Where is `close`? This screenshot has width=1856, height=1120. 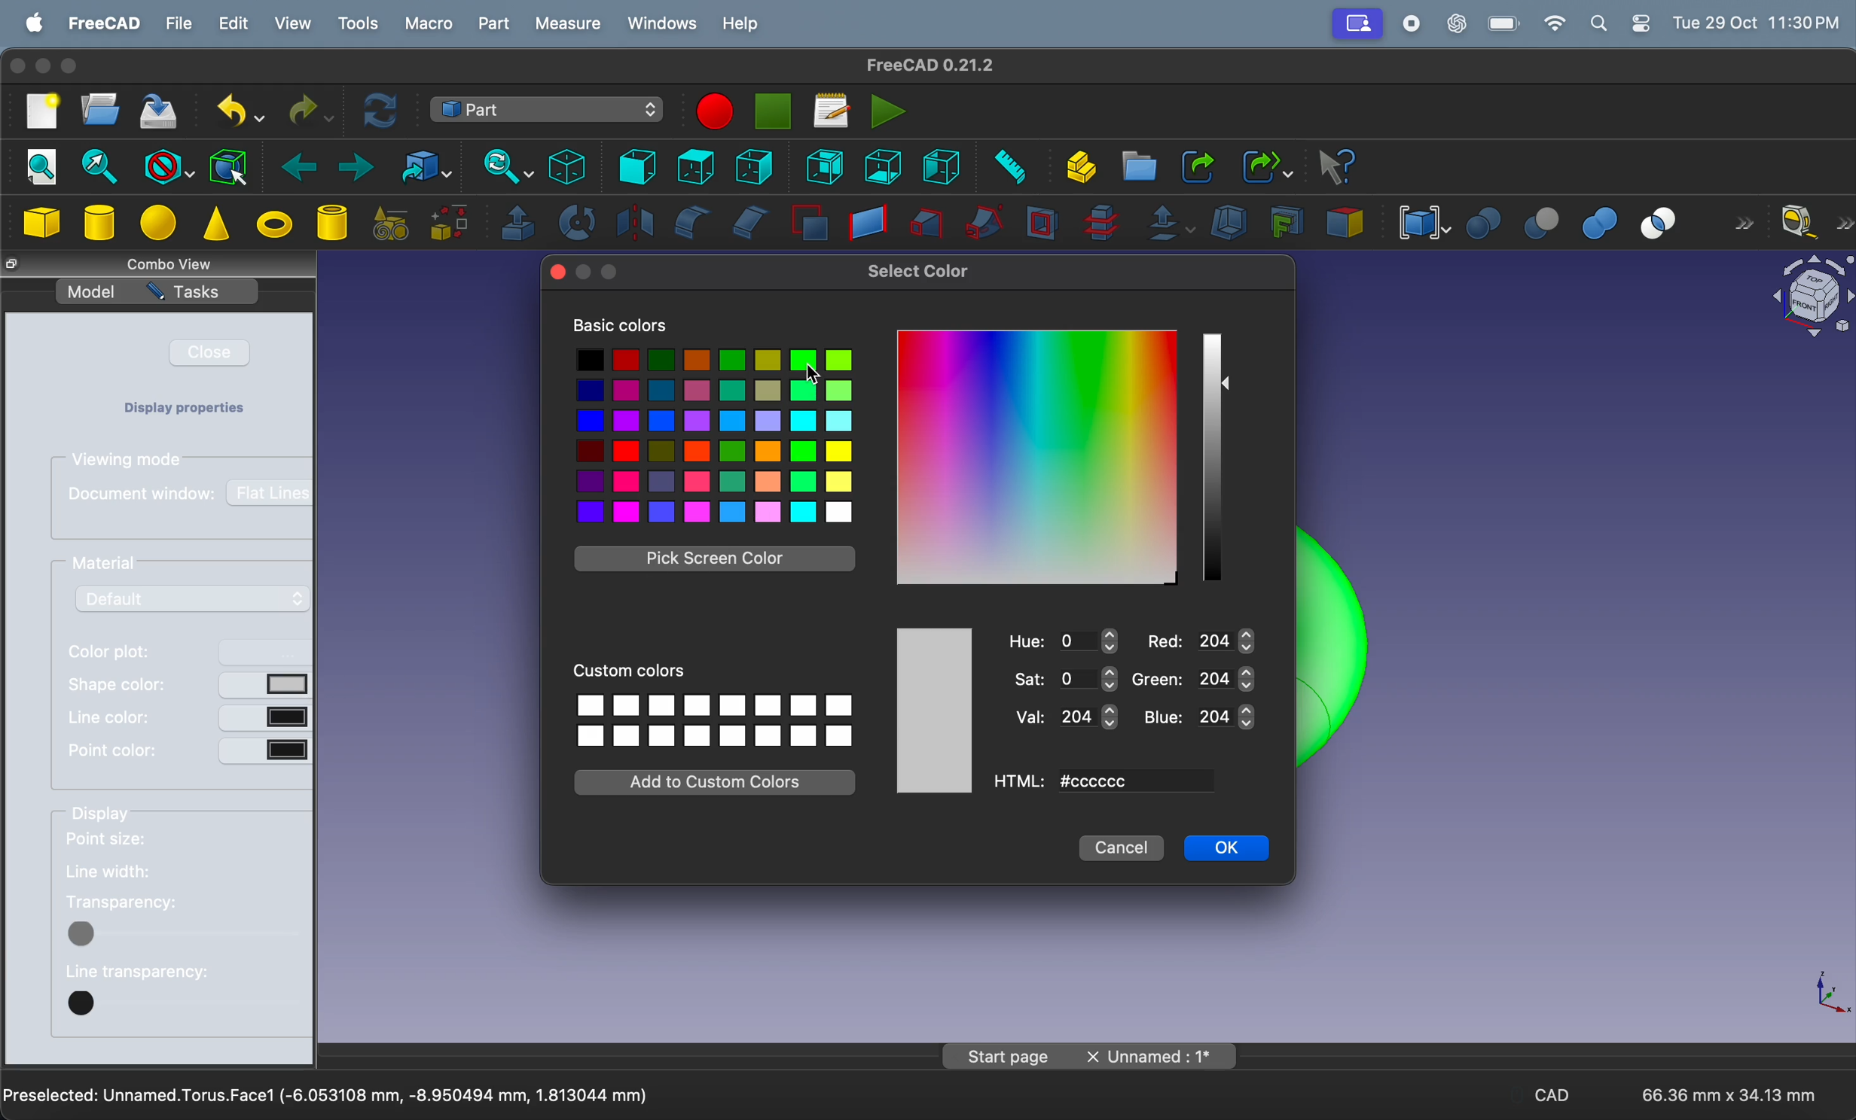 close is located at coordinates (212, 354).